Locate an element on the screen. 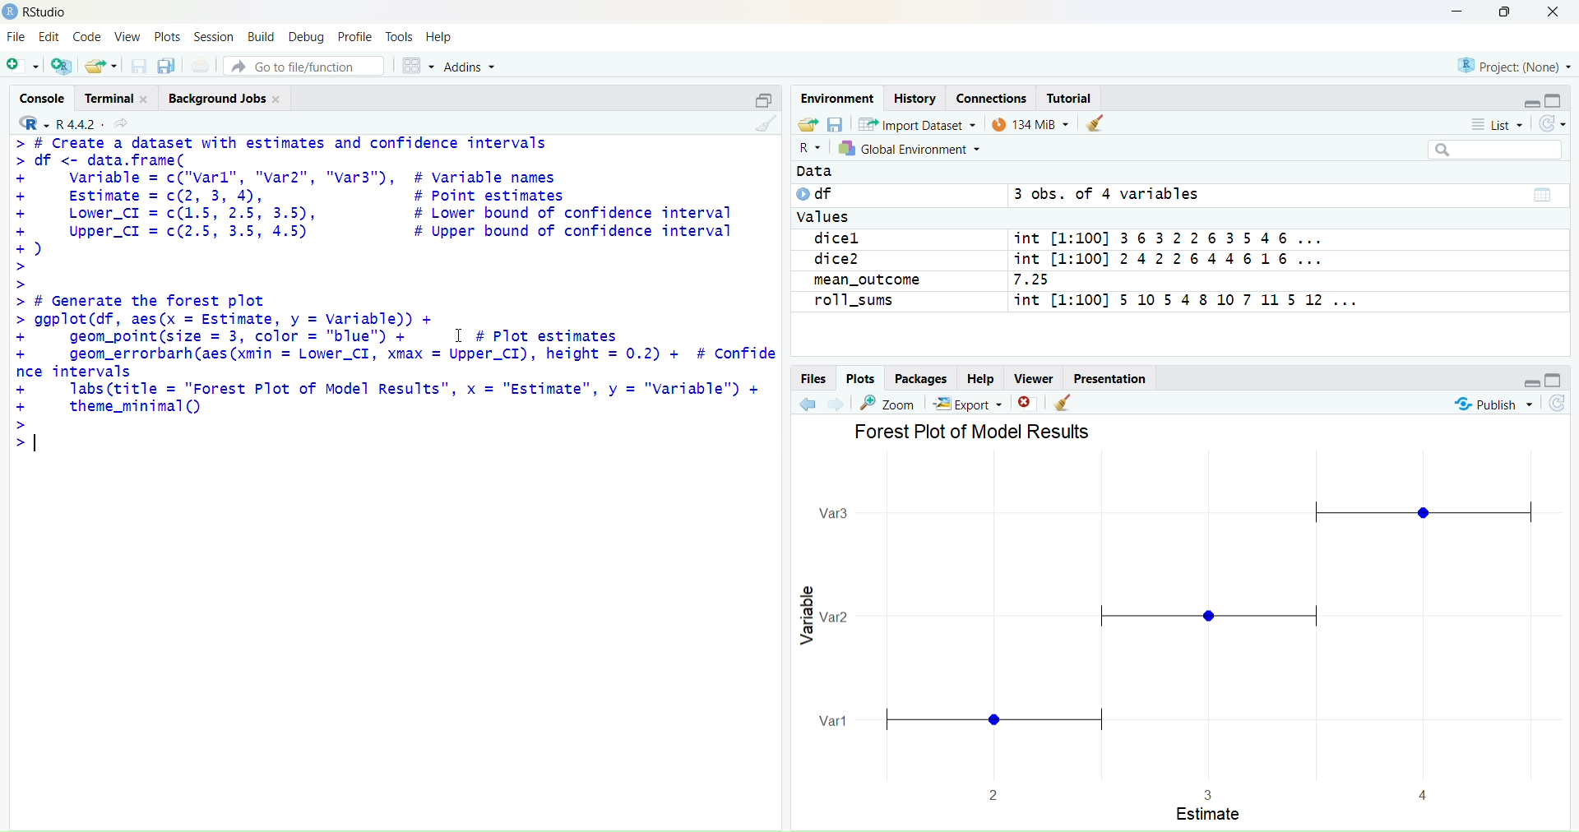 This screenshot has height=832, width=1579. Debug is located at coordinates (304, 36).